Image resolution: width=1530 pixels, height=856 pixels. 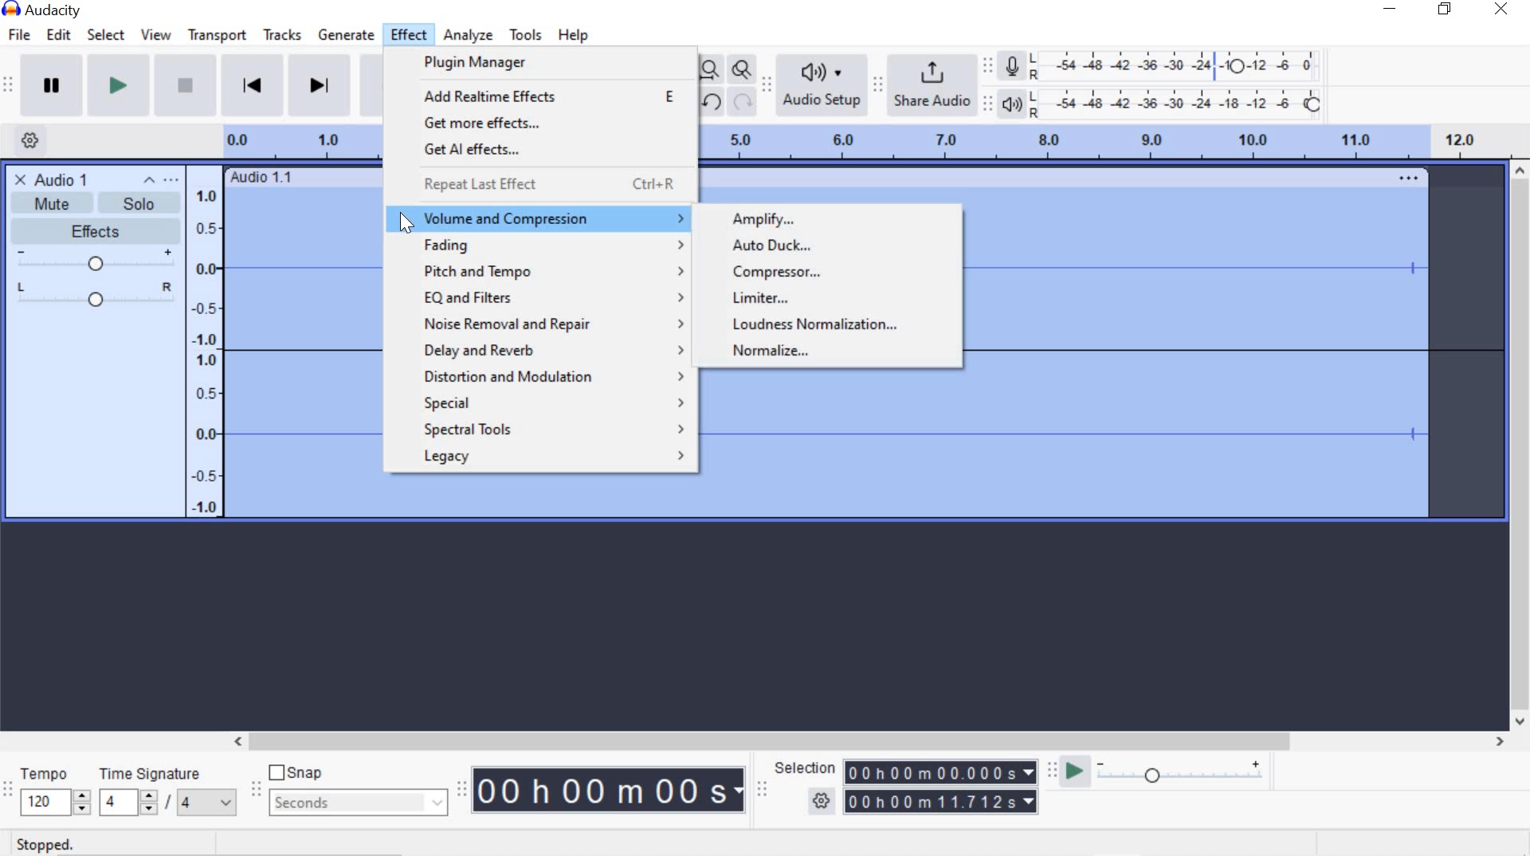 I want to click on analyze, so click(x=469, y=35).